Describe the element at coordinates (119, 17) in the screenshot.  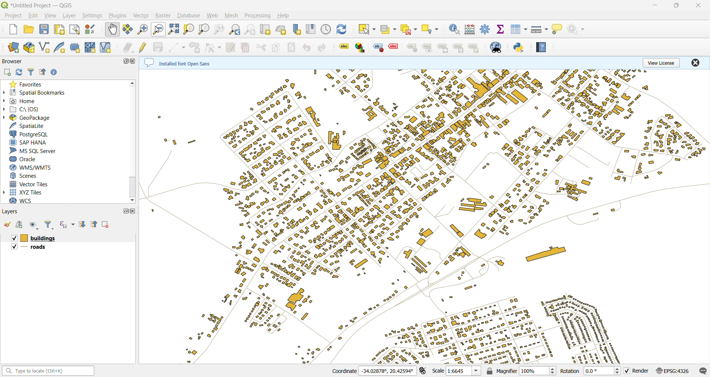
I see `plugins` at that location.